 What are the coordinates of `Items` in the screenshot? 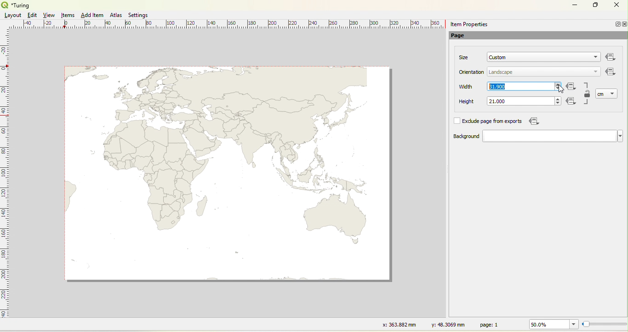 It's located at (69, 16).